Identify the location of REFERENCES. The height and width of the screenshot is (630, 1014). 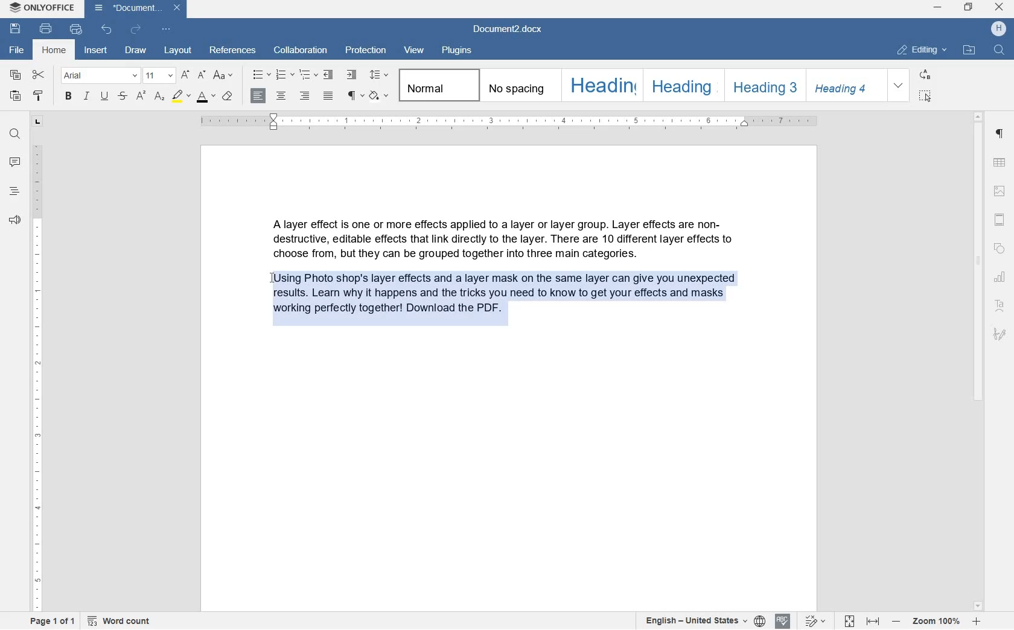
(234, 51).